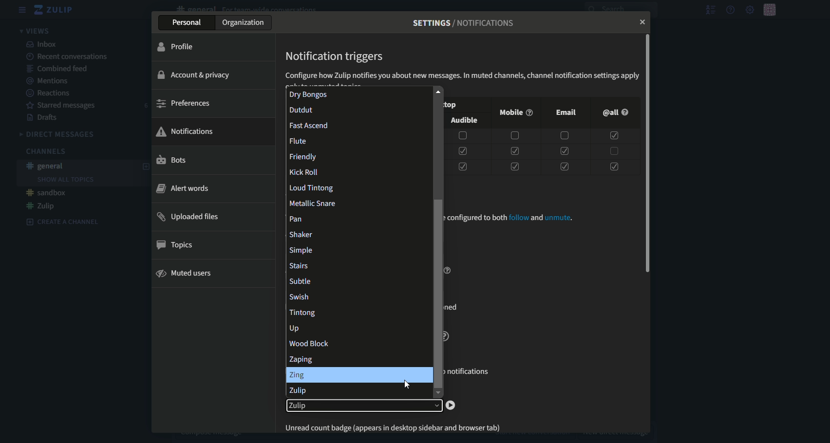 The height and width of the screenshot is (443, 830). What do you see at coordinates (614, 112) in the screenshot?
I see `@all` at bounding box center [614, 112].